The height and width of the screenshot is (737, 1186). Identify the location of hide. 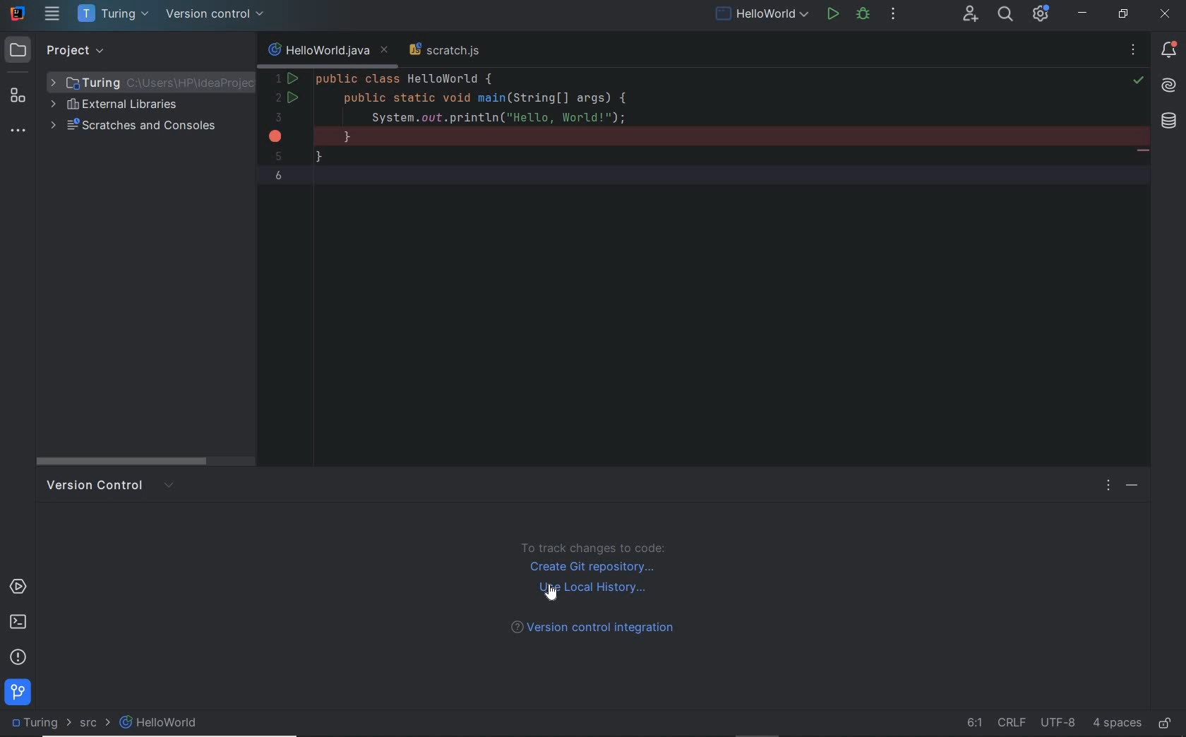
(1135, 487).